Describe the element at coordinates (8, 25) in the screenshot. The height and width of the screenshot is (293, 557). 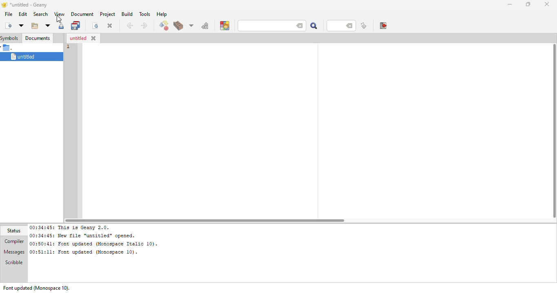
I see `create new` at that location.